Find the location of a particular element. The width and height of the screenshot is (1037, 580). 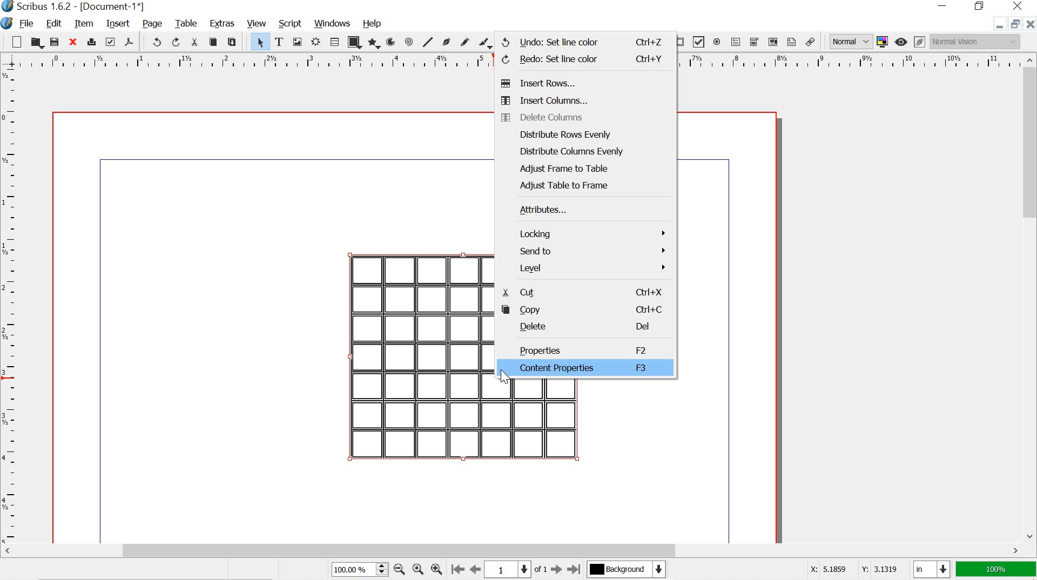

help is located at coordinates (373, 22).